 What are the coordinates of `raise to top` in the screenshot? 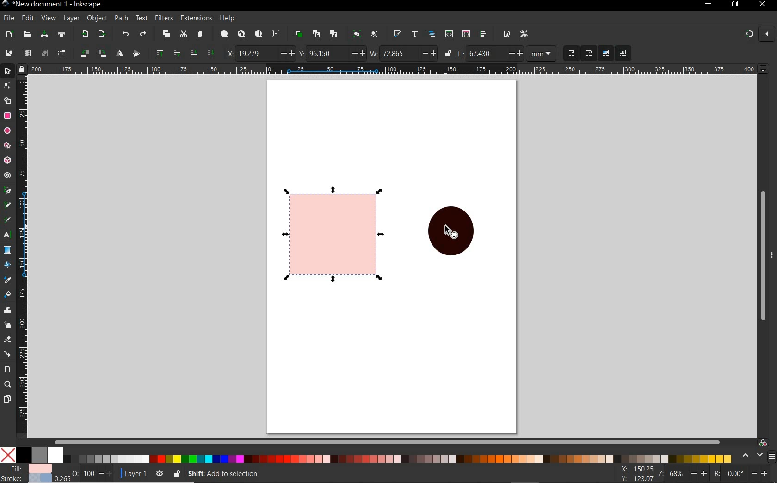 It's located at (160, 52).